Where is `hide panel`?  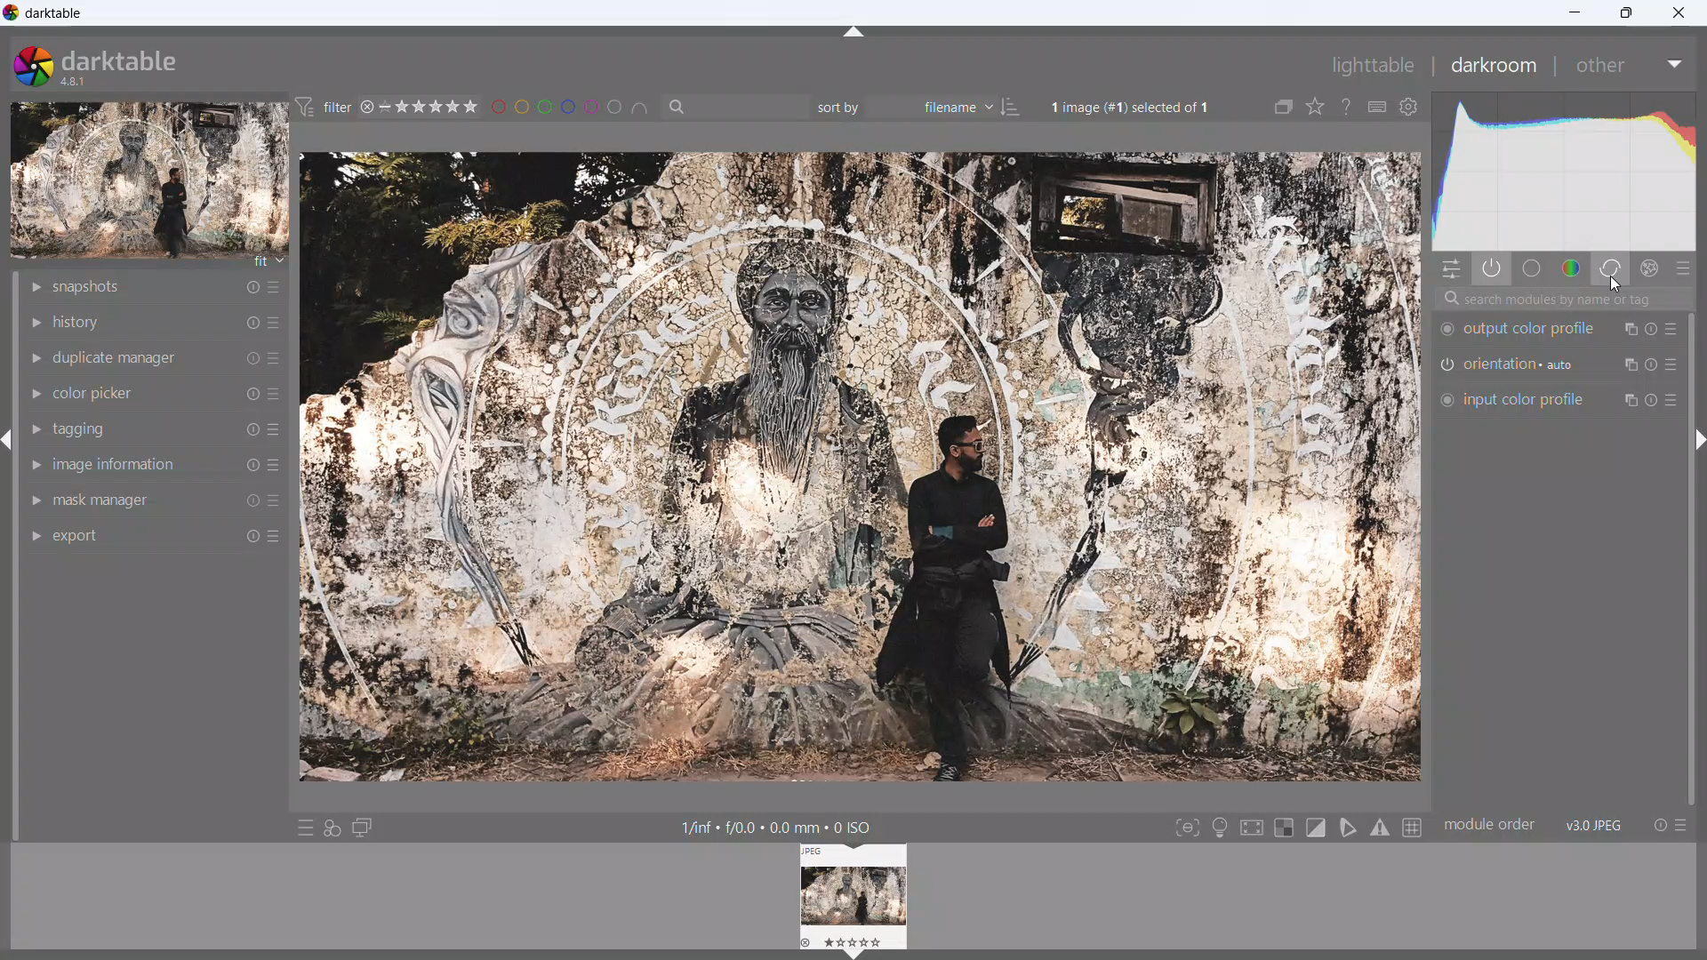 hide panel is located at coordinates (11, 442).